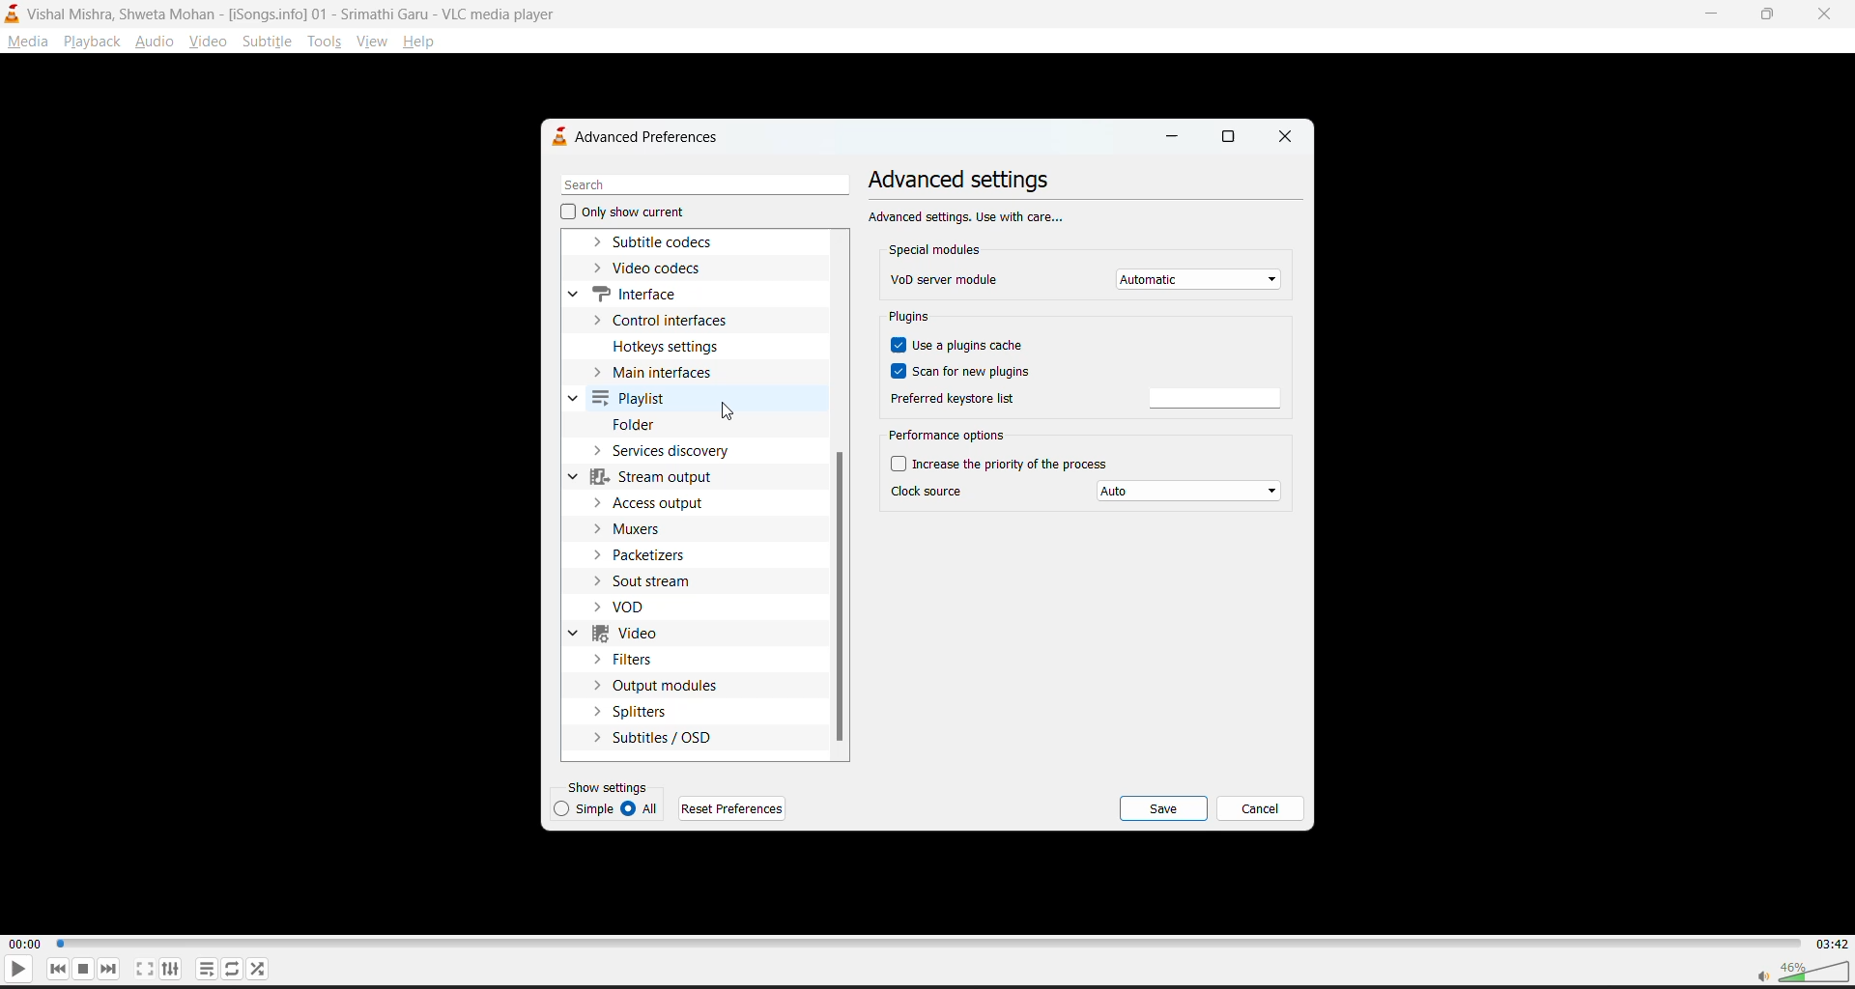 The height and width of the screenshot is (989, 1855). Describe the element at coordinates (965, 180) in the screenshot. I see `advanced settings` at that location.